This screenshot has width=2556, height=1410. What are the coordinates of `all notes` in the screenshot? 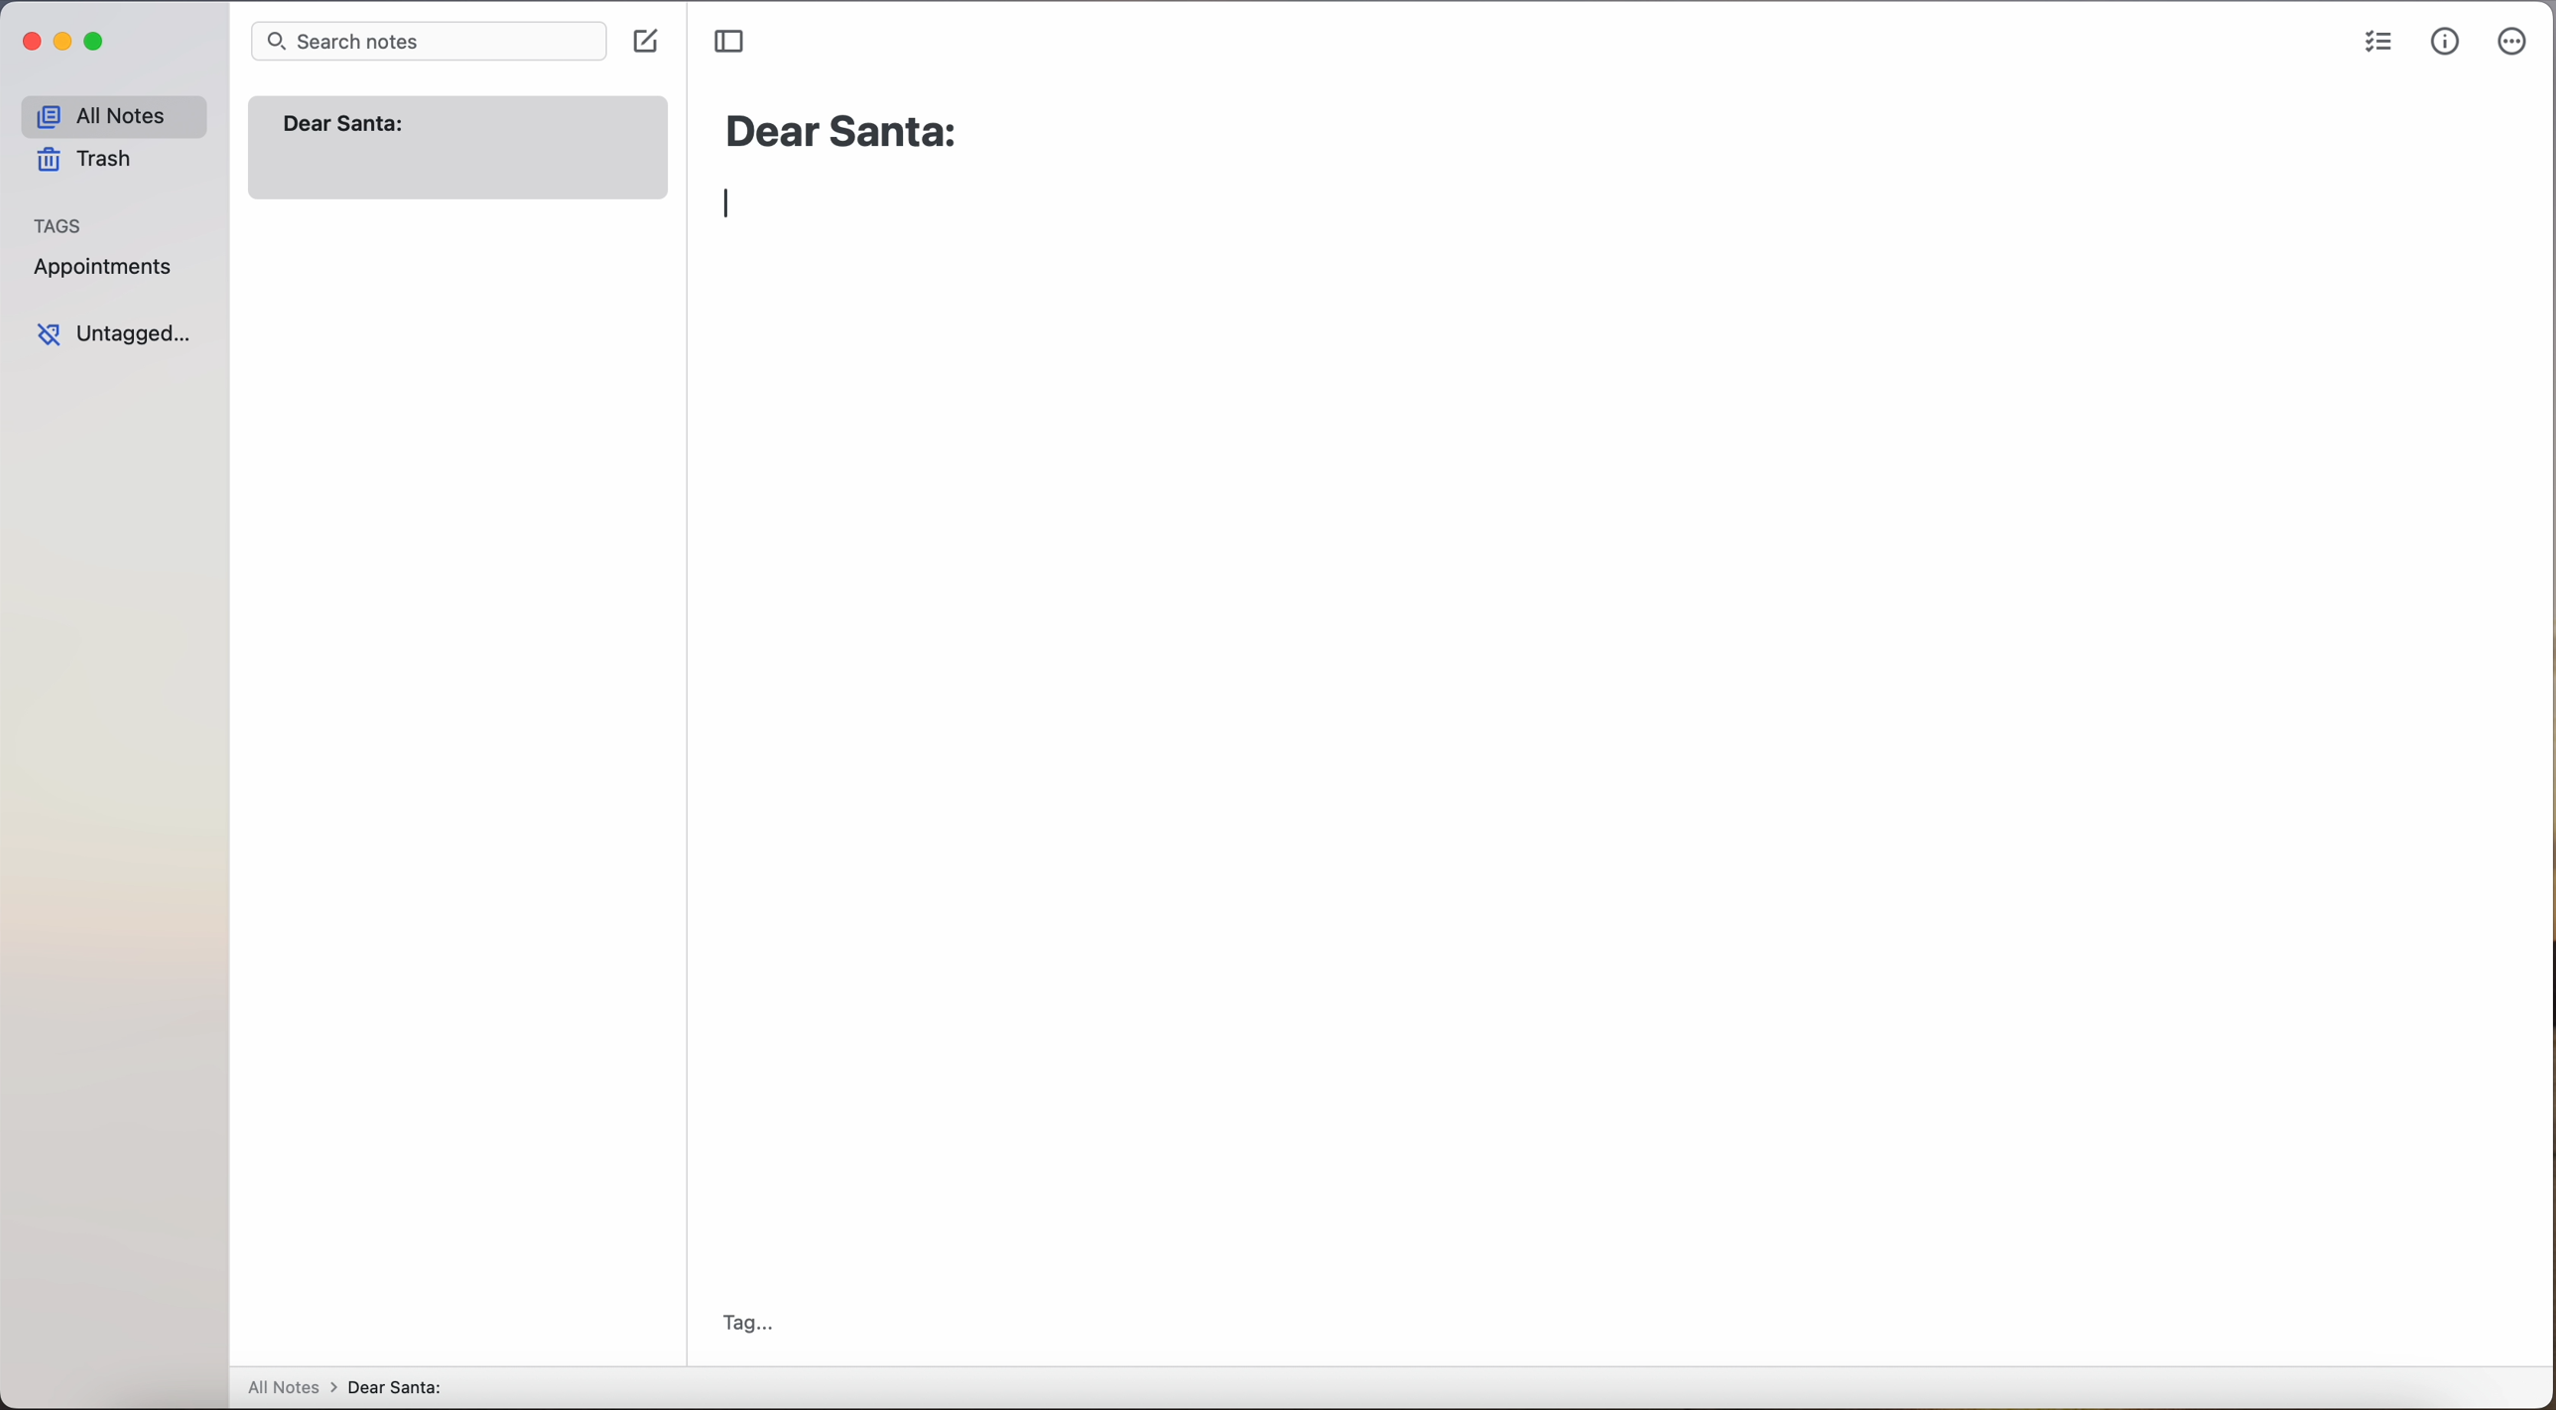 It's located at (116, 115).